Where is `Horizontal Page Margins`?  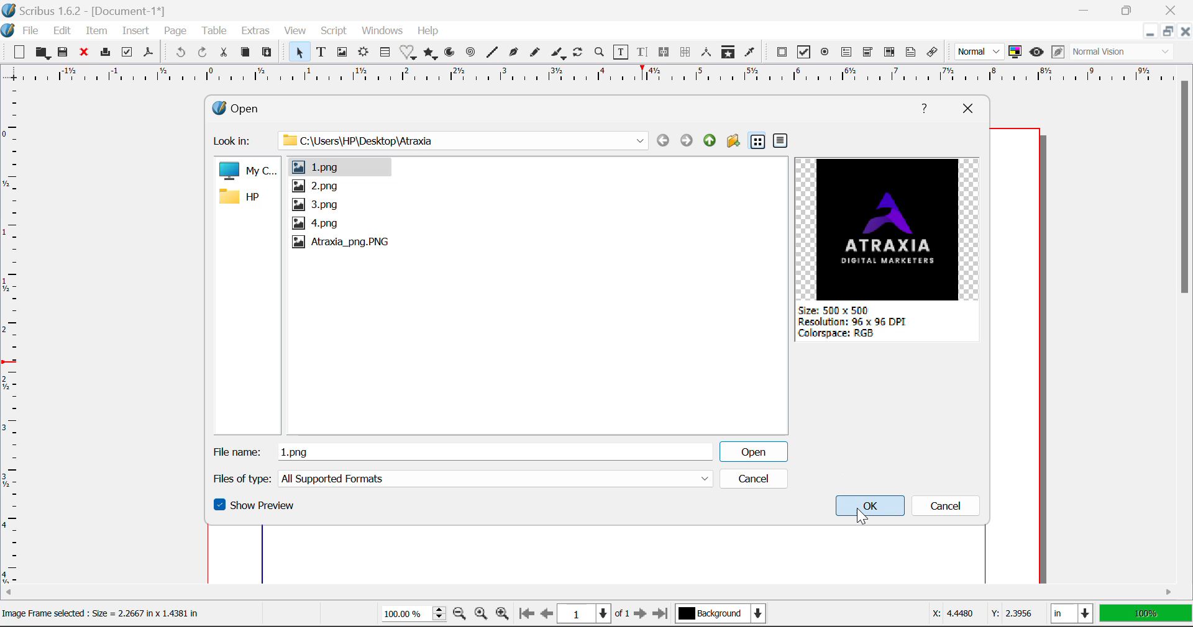 Horizontal Page Margins is located at coordinates (11, 337).